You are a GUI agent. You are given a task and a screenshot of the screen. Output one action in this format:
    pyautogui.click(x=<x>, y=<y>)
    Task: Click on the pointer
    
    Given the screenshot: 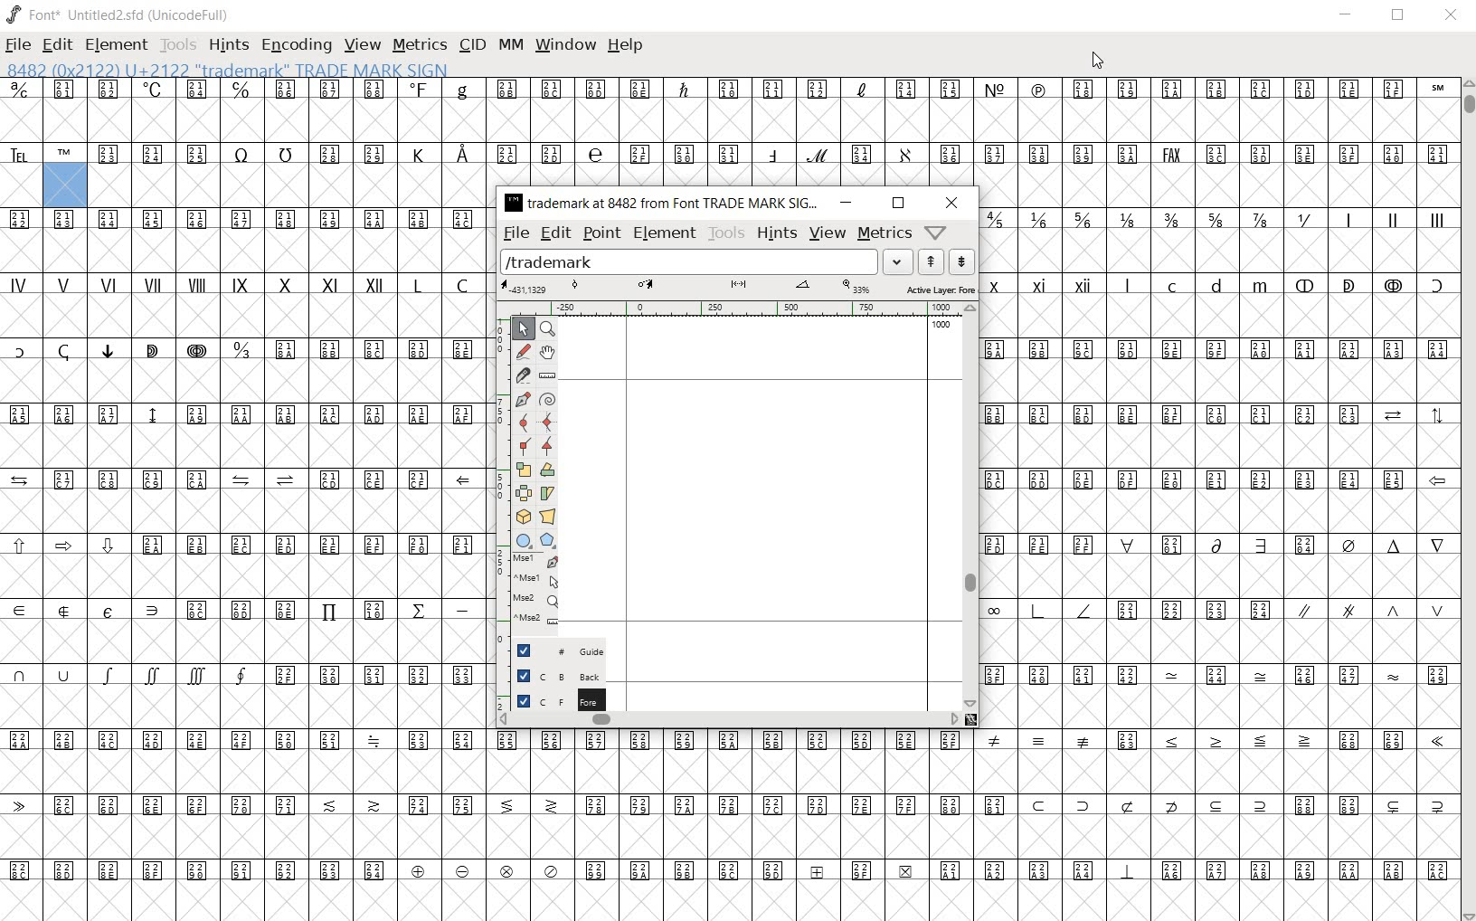 What is the action you would take?
    pyautogui.click(x=523, y=329)
    